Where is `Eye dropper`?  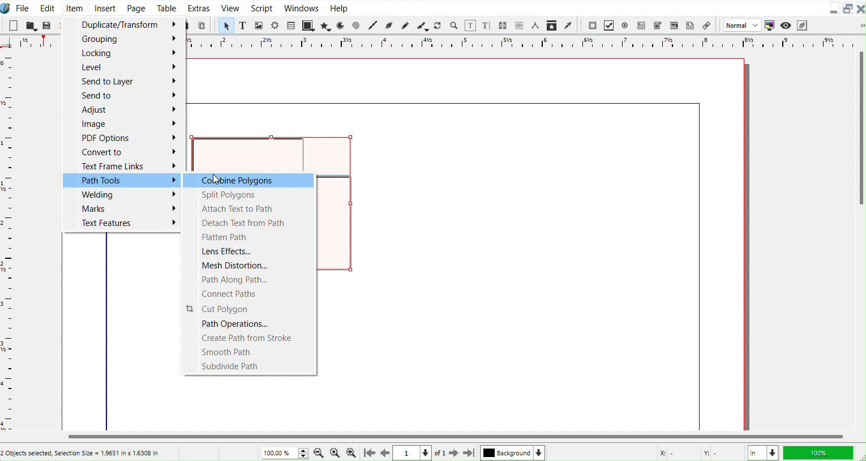
Eye dropper is located at coordinates (568, 25).